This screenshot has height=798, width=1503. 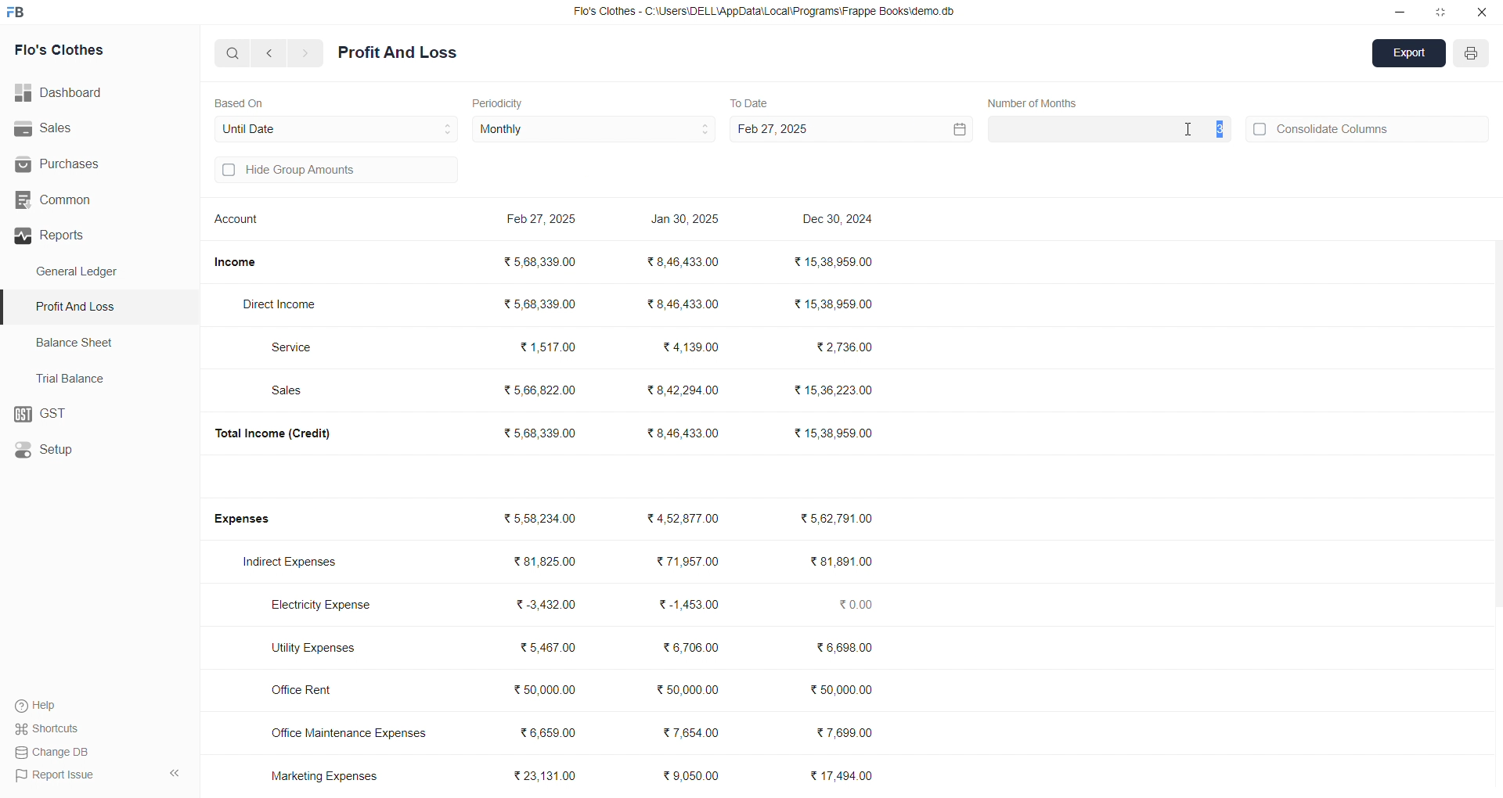 I want to click on ₹3,432.00, so click(x=548, y=605).